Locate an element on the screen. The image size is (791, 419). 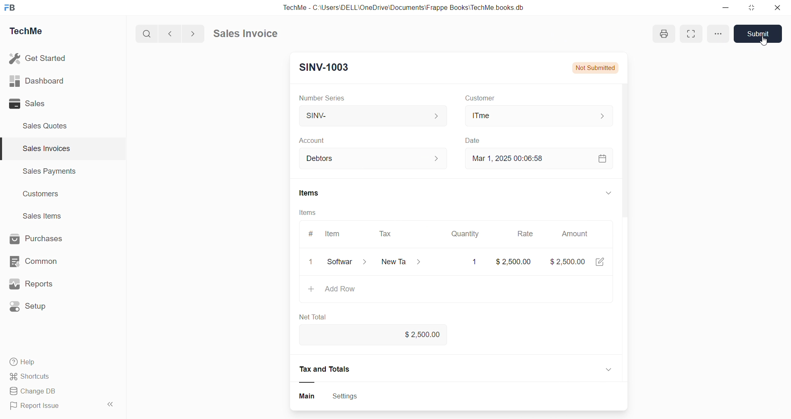
# is located at coordinates (314, 232).